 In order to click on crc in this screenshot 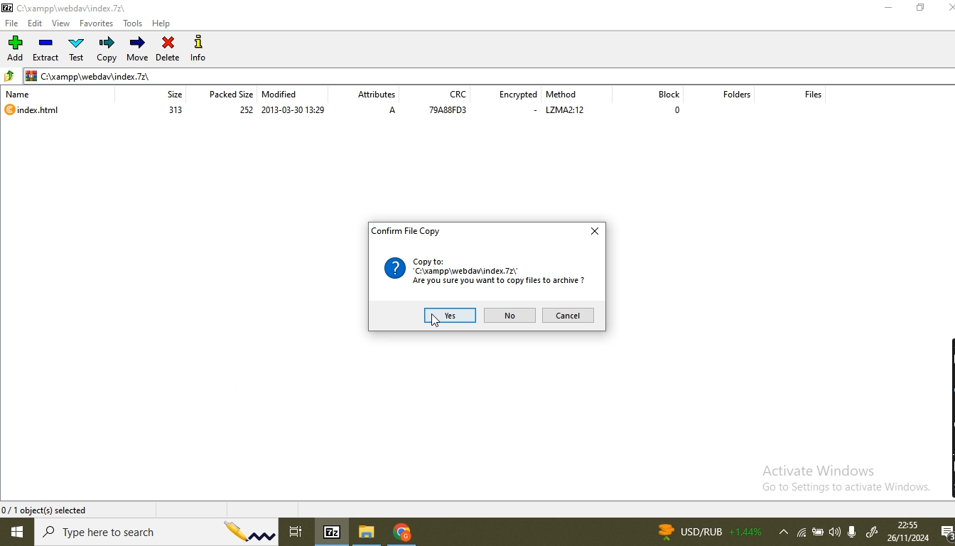, I will do `click(458, 95)`.